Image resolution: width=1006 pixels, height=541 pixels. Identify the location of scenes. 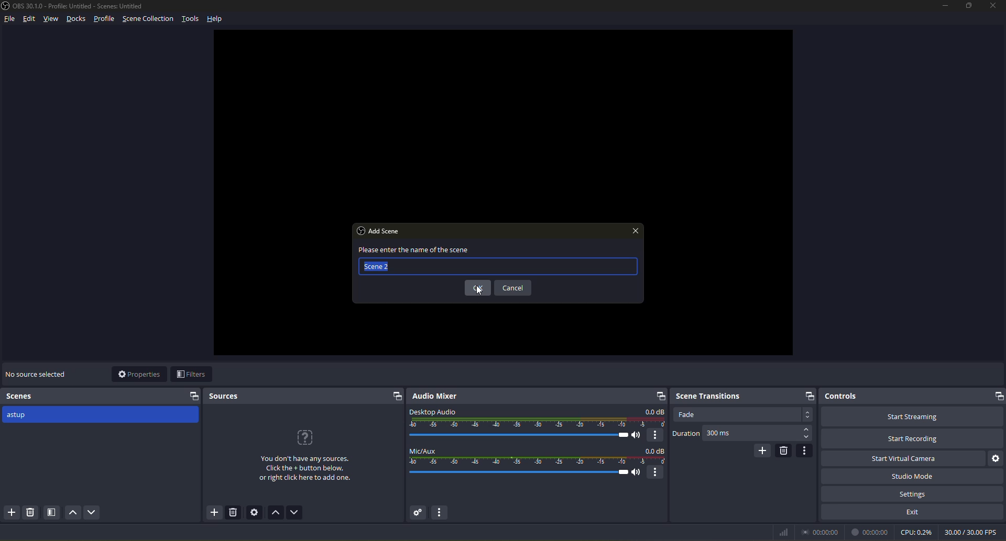
(20, 396).